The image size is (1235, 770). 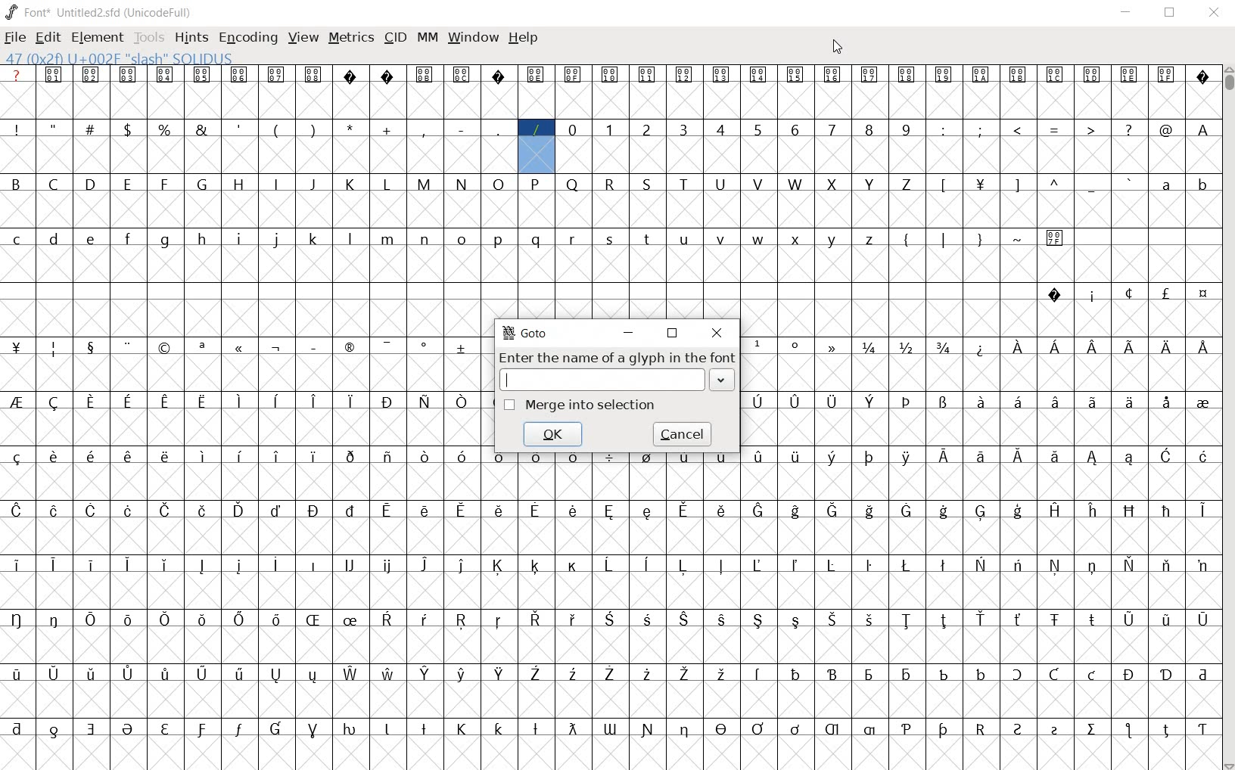 What do you see at coordinates (944, 675) in the screenshot?
I see `glyph` at bounding box center [944, 675].